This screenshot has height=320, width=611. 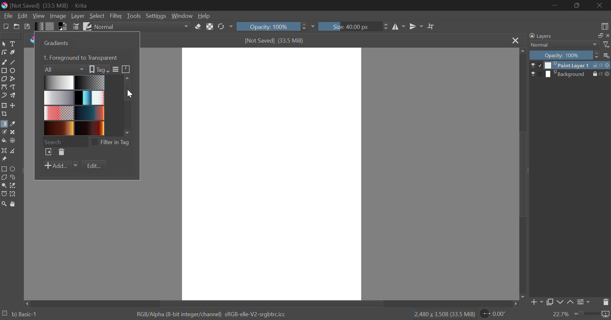 What do you see at coordinates (607, 74) in the screenshot?
I see `icon` at bounding box center [607, 74].